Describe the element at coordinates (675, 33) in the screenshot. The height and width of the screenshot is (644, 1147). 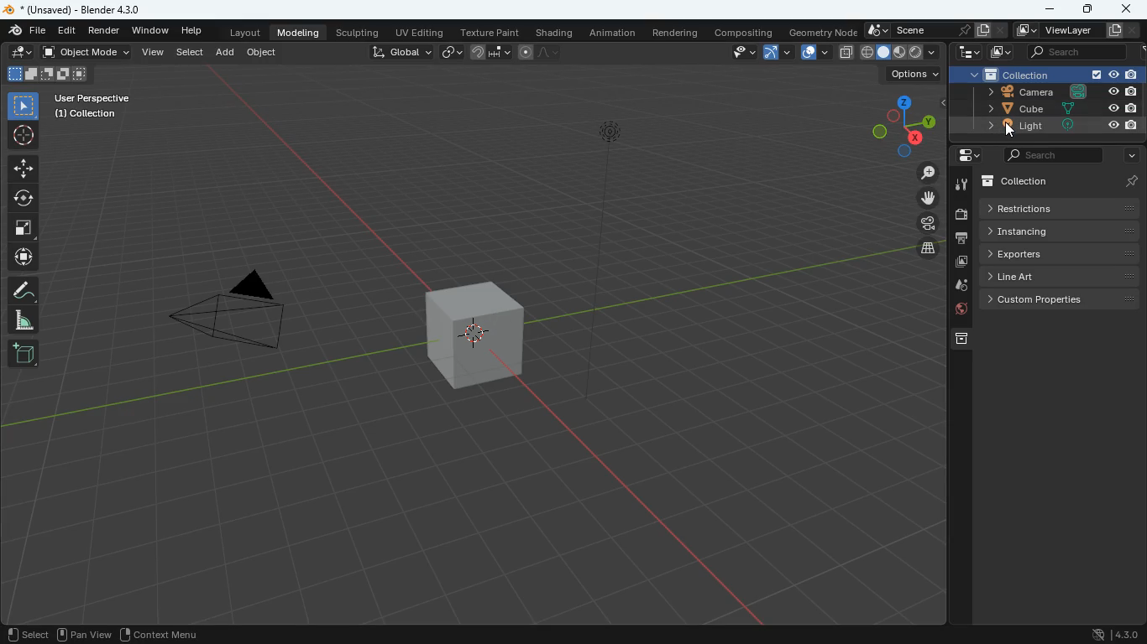
I see `rendering` at that location.